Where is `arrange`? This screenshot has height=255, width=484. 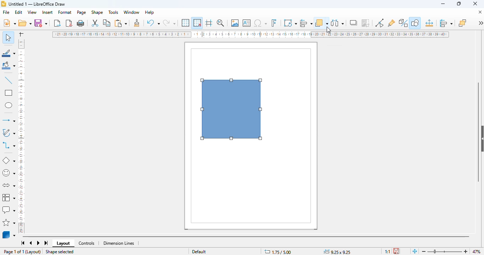
arrange is located at coordinates (322, 23).